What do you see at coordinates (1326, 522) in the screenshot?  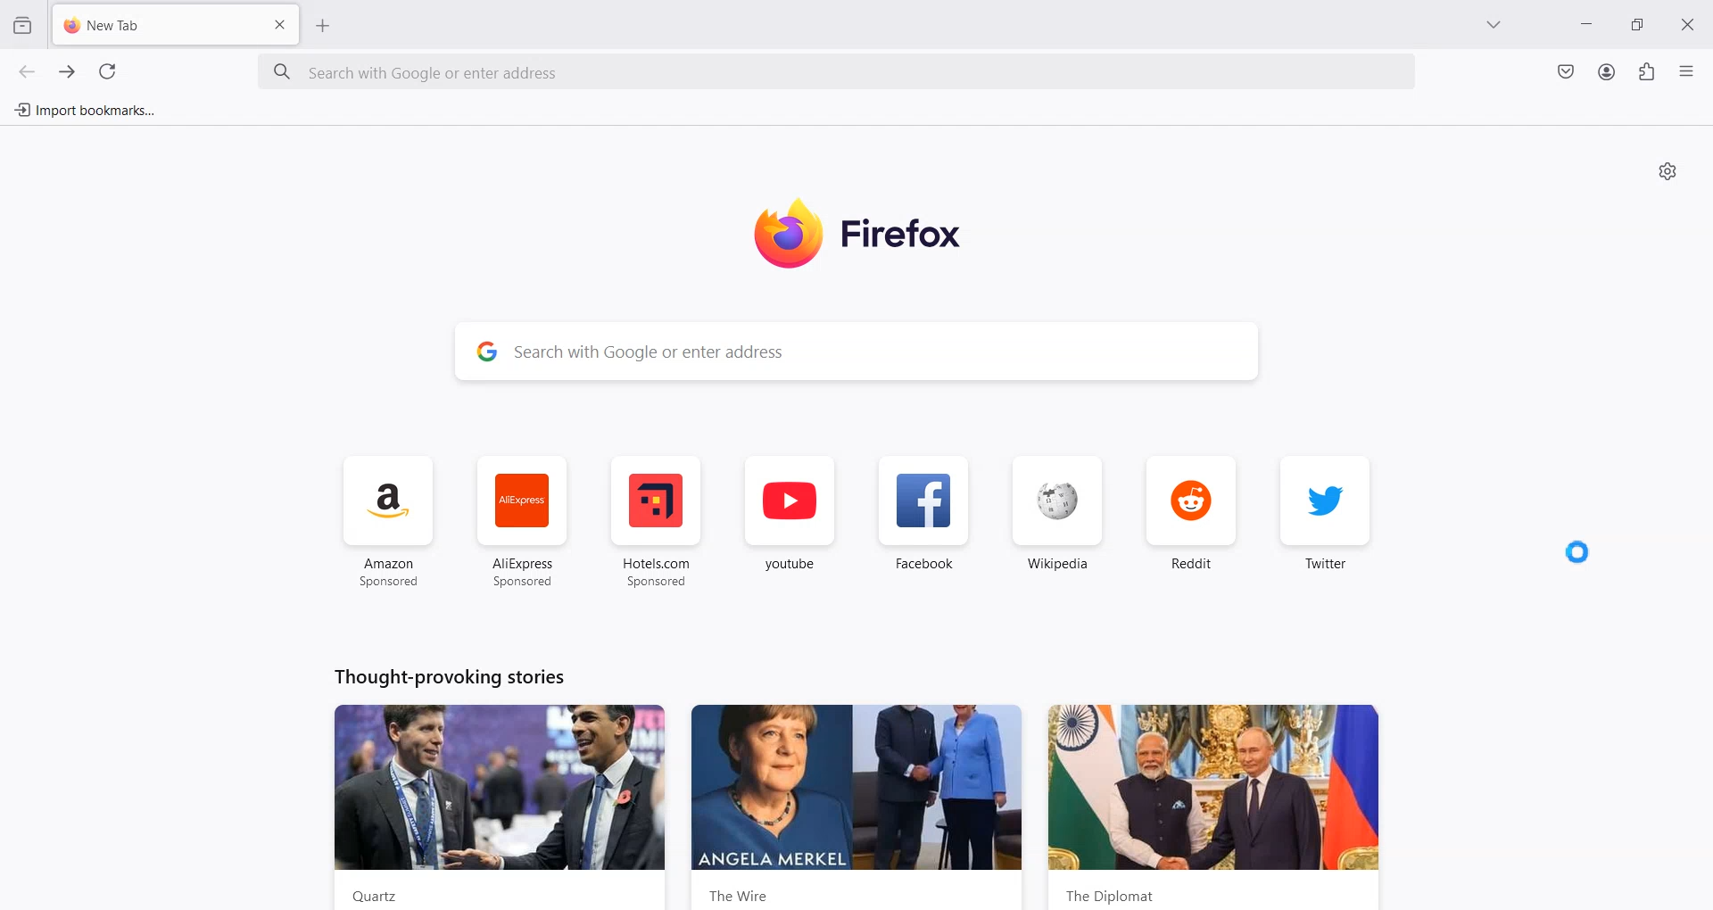 I see `Twitter` at bounding box center [1326, 522].